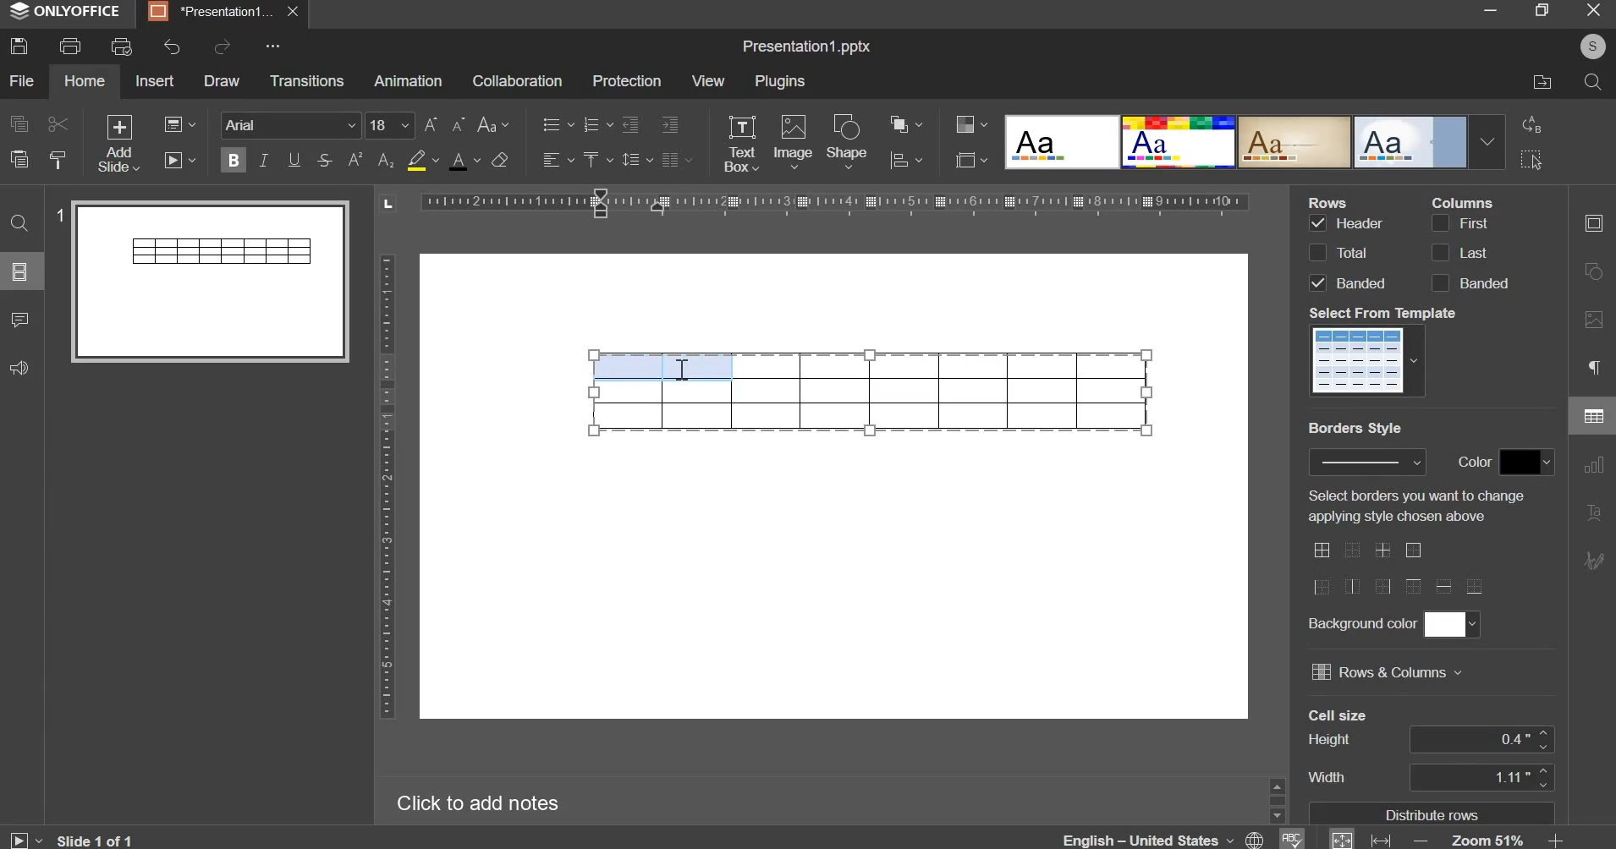 The height and width of the screenshot is (849, 1616). I want to click on horizontal scale, so click(814, 205).